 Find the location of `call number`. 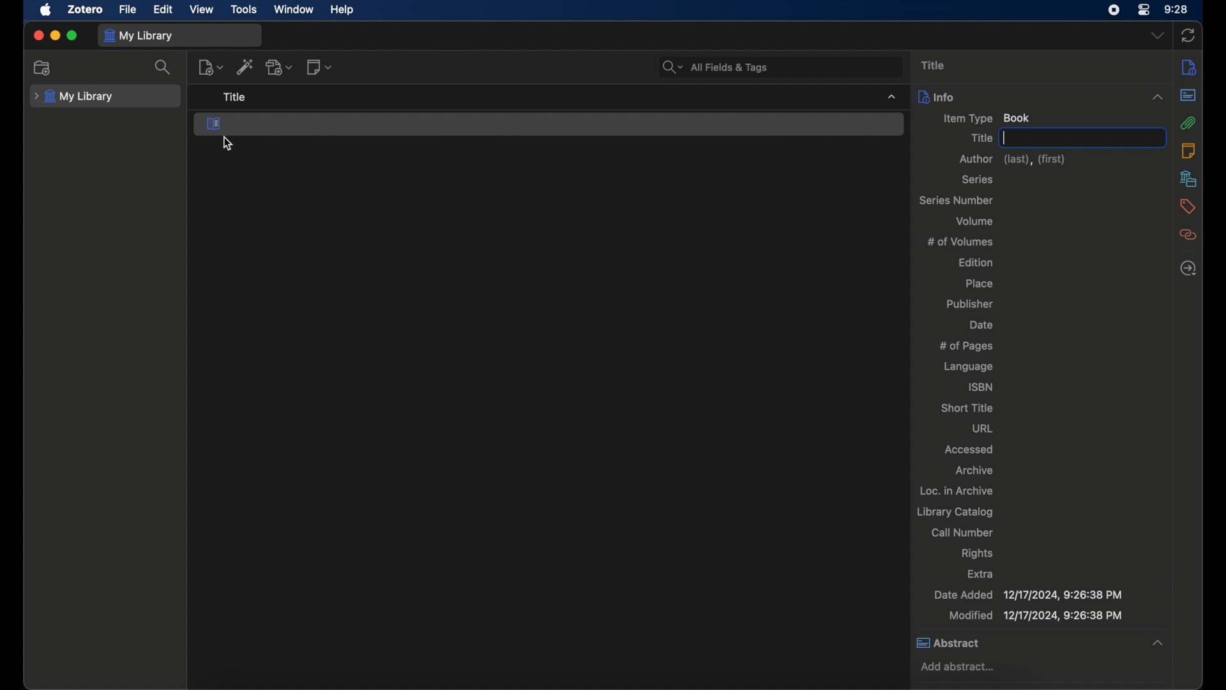

call number is located at coordinates (962, 532).